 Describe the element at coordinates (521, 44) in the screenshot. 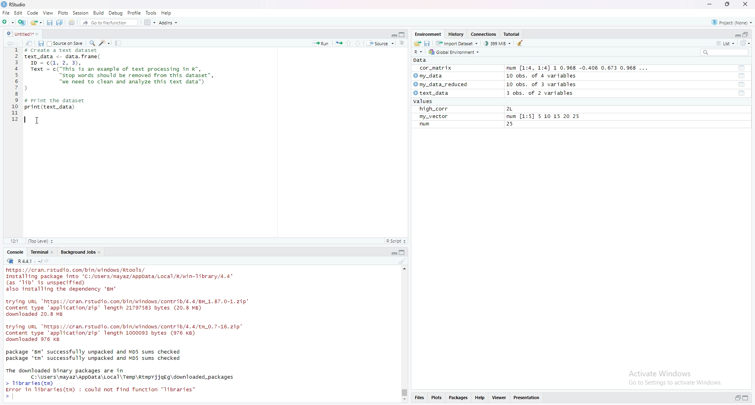

I see `clear object from the workspace` at that location.